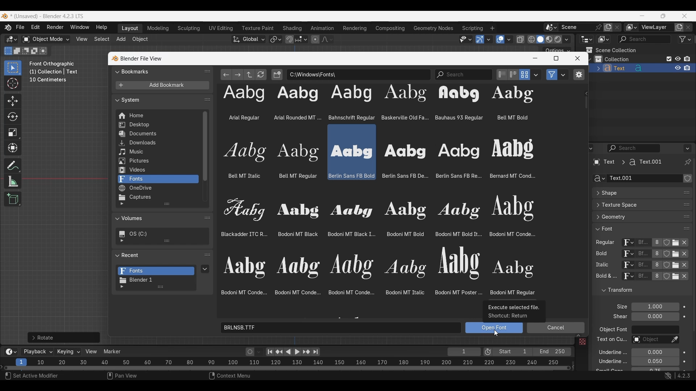 Image resolution: width=696 pixels, height=391 pixels. Describe the element at coordinates (492, 28) in the screenshot. I see `Add workspace` at that location.